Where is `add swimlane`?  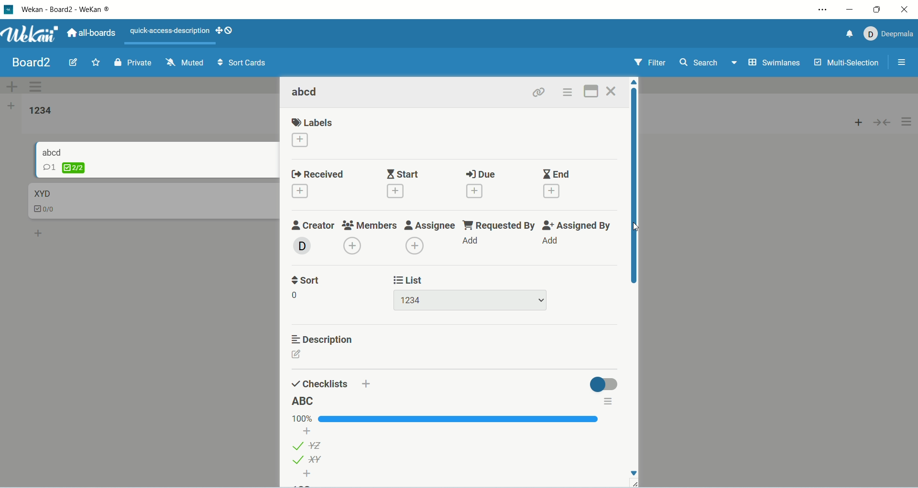
add swimlane is located at coordinates (10, 85).